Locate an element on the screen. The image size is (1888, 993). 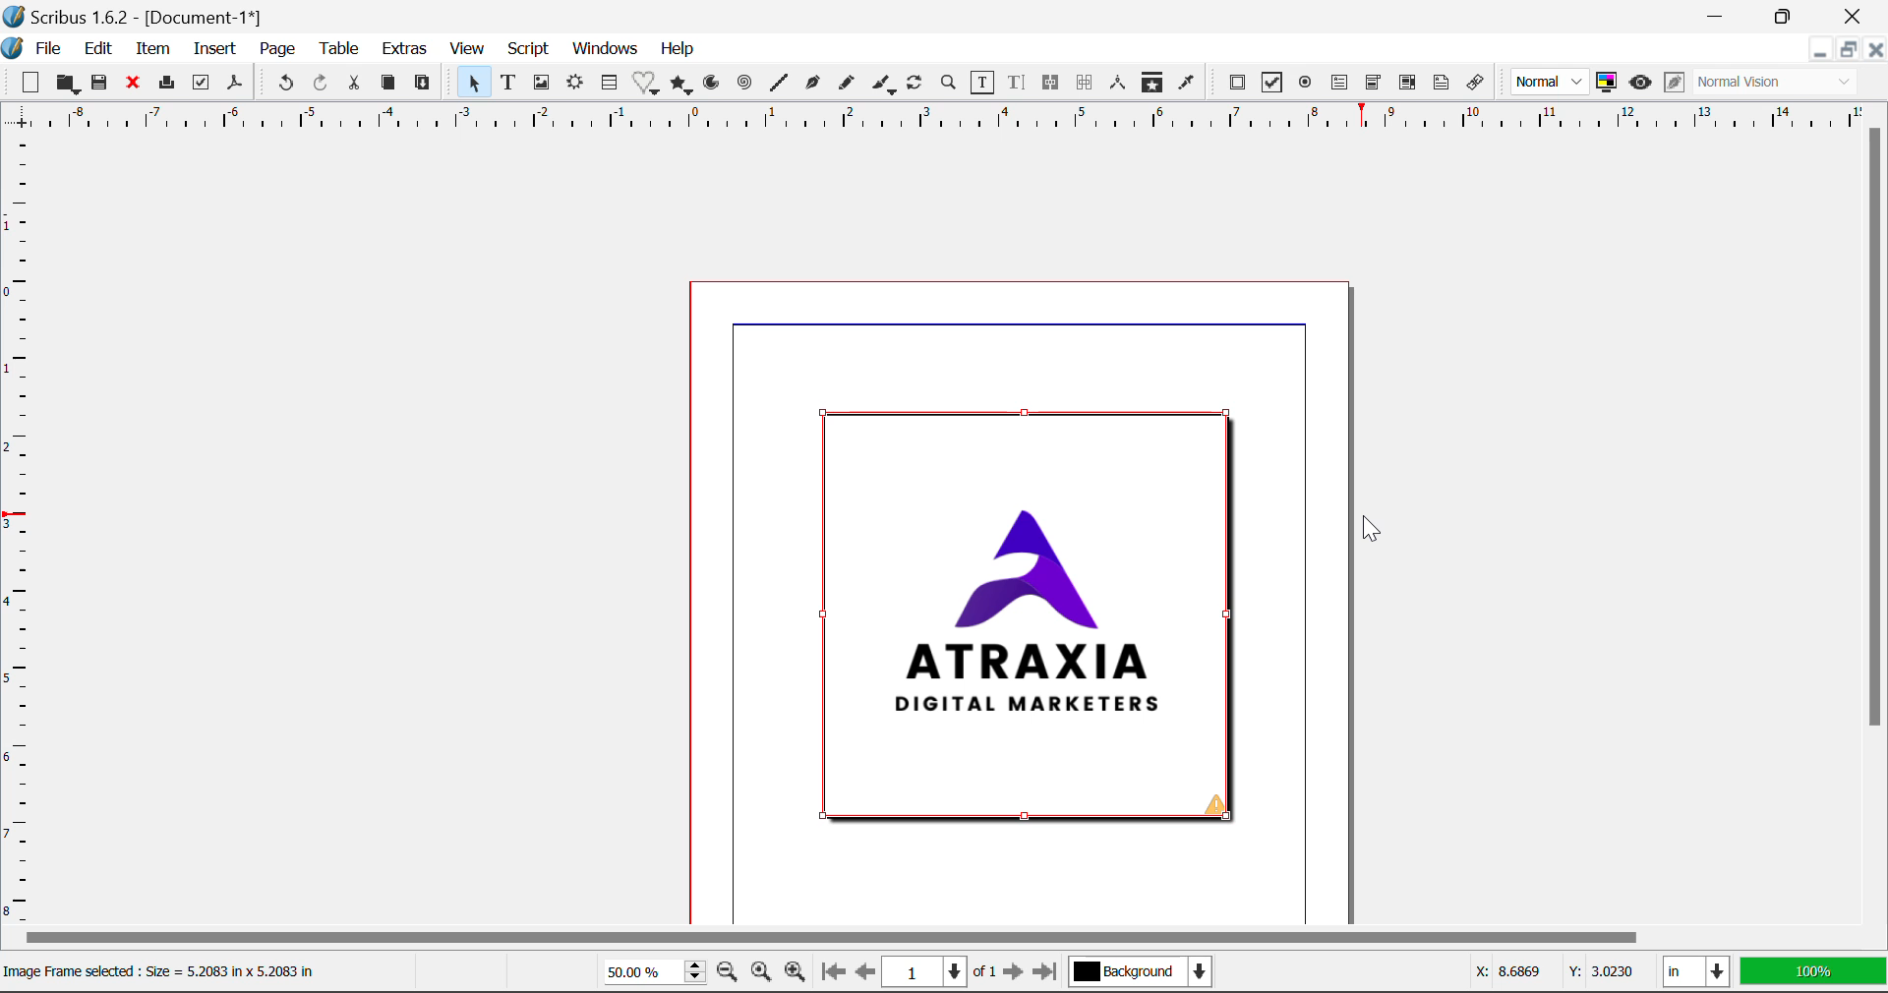
Edit Contents of Frame is located at coordinates (984, 86).